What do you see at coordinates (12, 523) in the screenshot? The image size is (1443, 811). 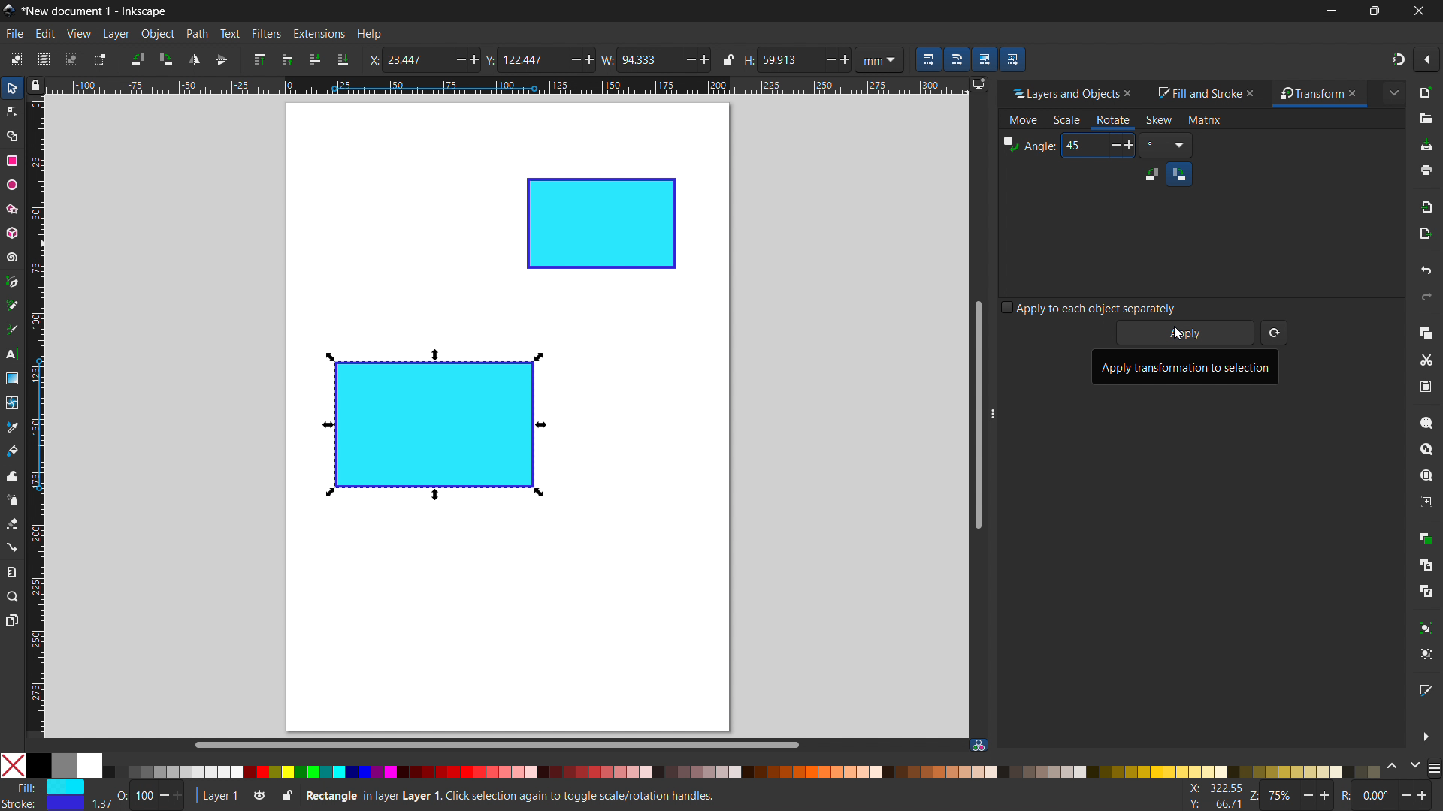 I see `erasor tool` at bounding box center [12, 523].